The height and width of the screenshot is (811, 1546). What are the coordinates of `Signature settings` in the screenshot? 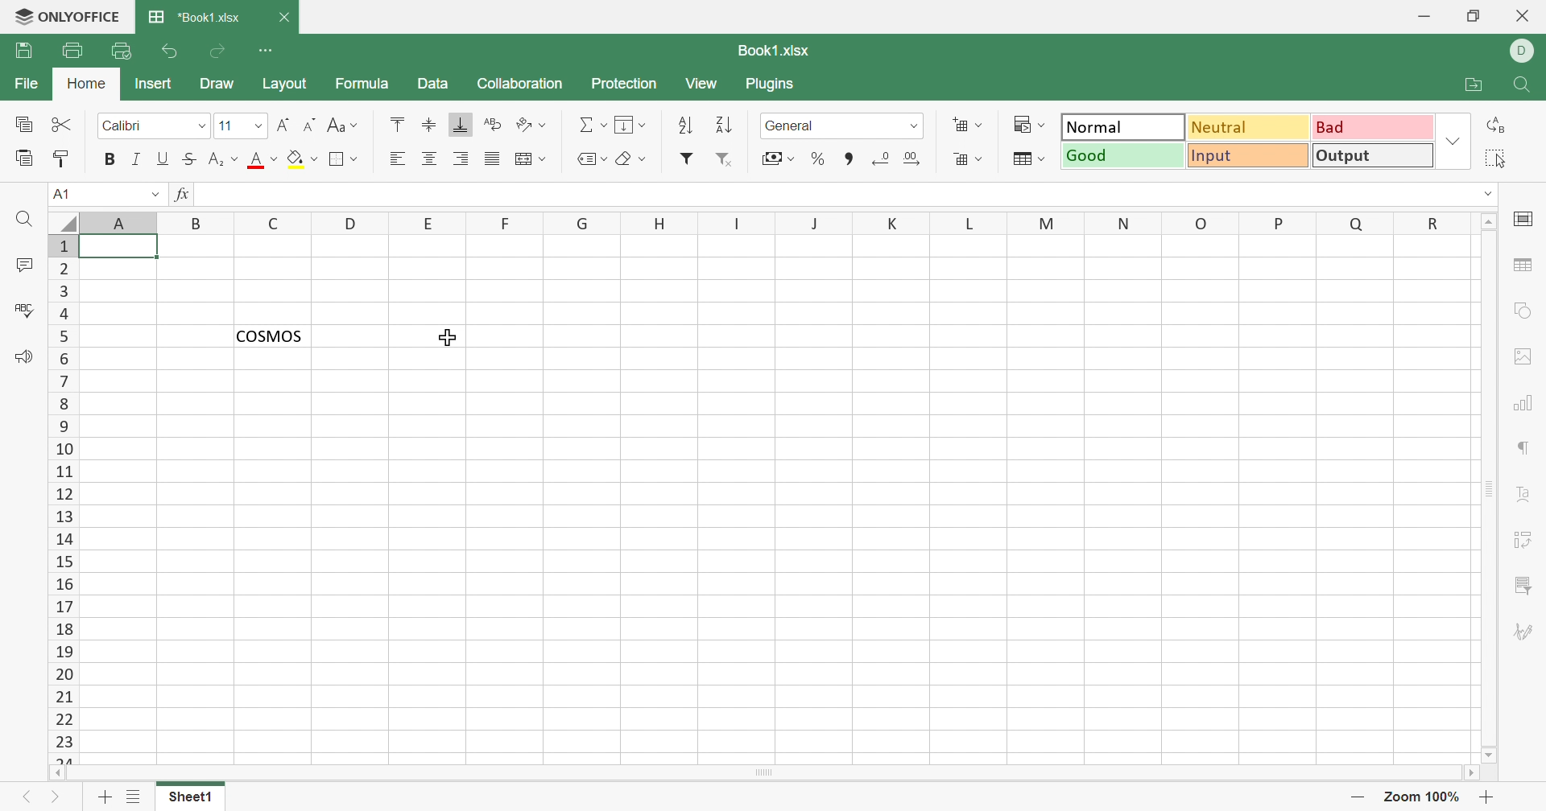 It's located at (1524, 632).